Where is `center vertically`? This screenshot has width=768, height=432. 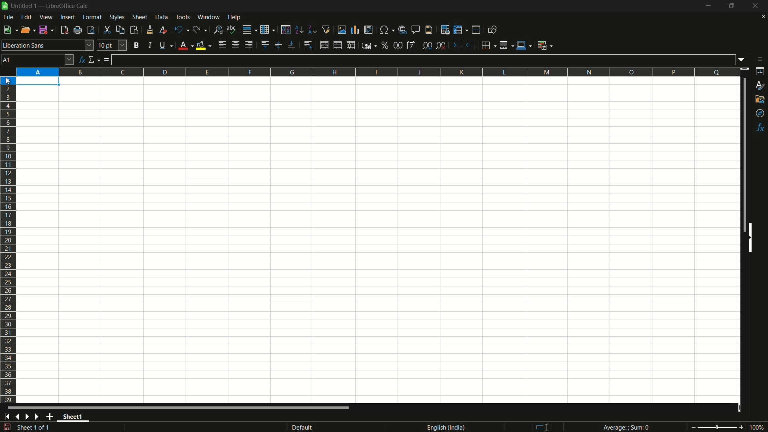
center vertically is located at coordinates (277, 46).